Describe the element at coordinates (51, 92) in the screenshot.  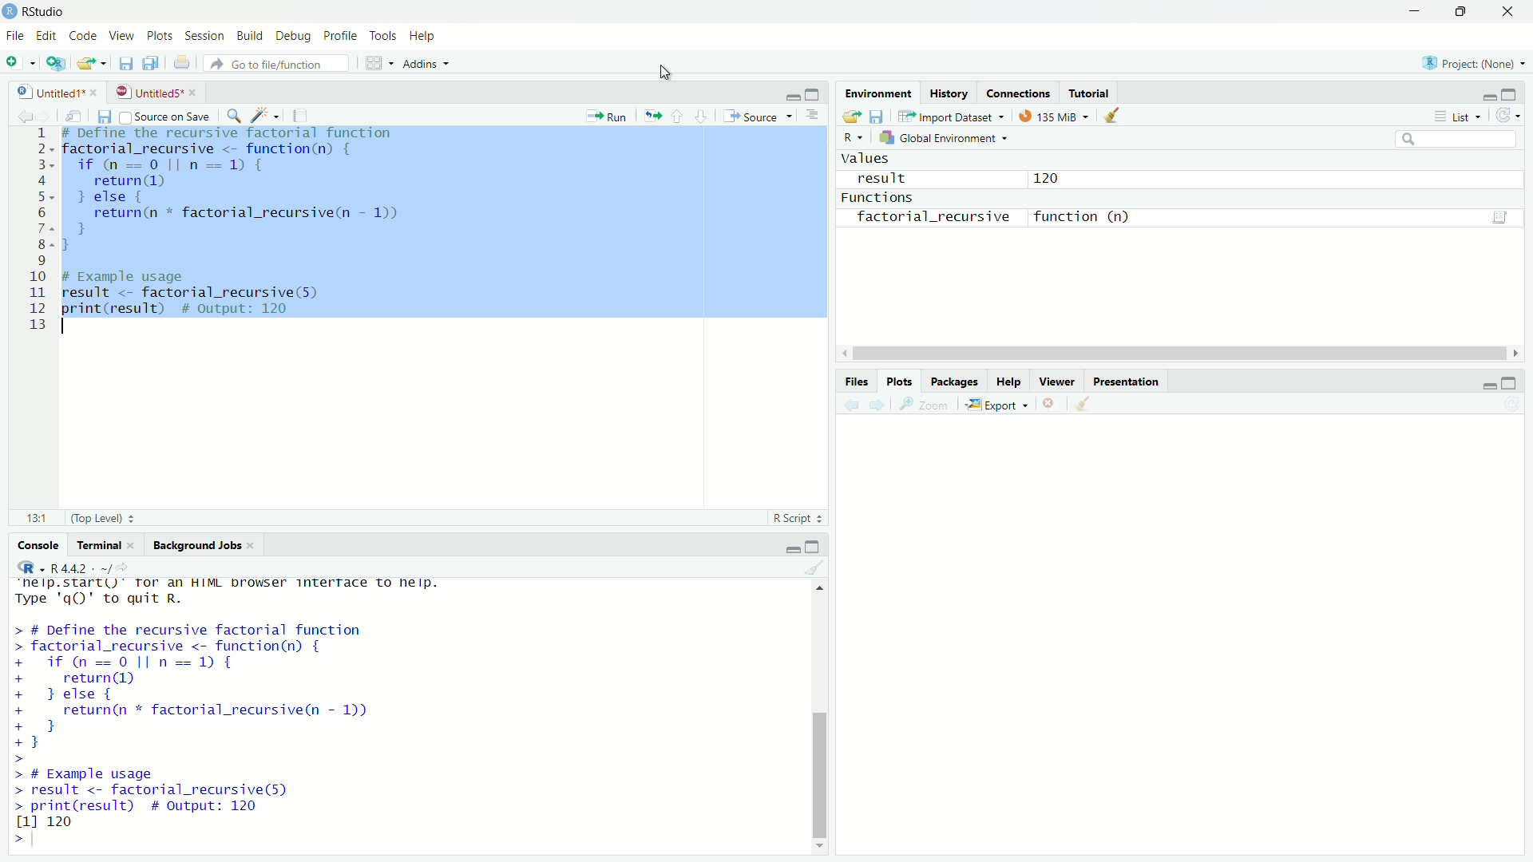
I see `Untitled1*` at that location.